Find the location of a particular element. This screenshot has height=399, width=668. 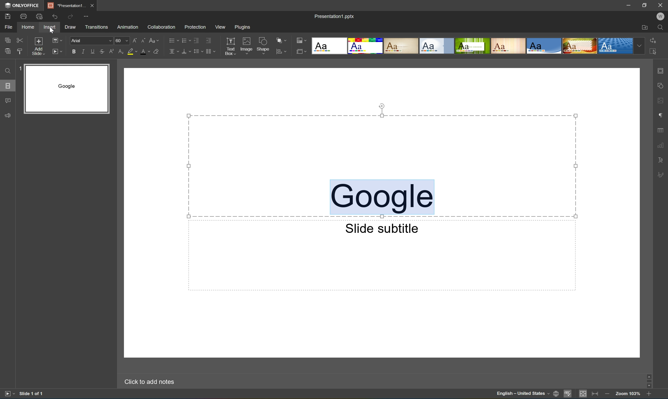

Find is located at coordinates (661, 27).